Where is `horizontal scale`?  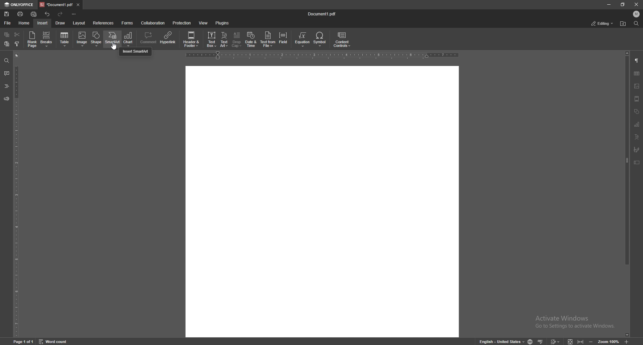
horizontal scale is located at coordinates (321, 56).